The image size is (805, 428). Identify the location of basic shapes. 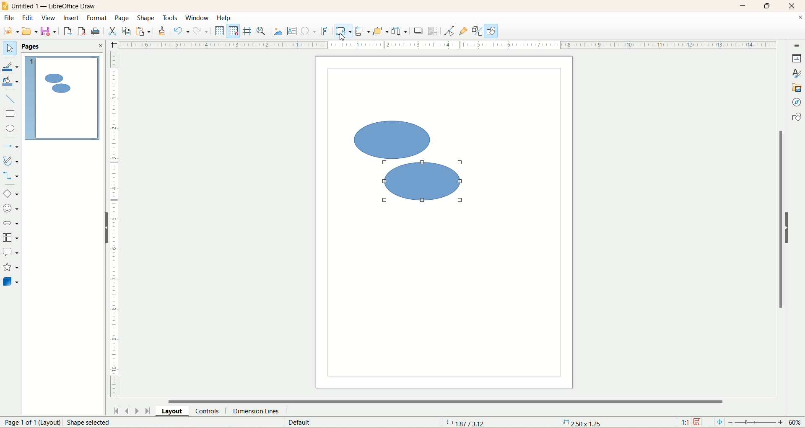
(10, 193).